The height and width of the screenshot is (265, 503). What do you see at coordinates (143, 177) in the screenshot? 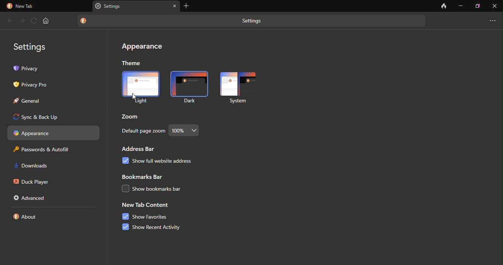
I see `bookmarks bar` at bounding box center [143, 177].